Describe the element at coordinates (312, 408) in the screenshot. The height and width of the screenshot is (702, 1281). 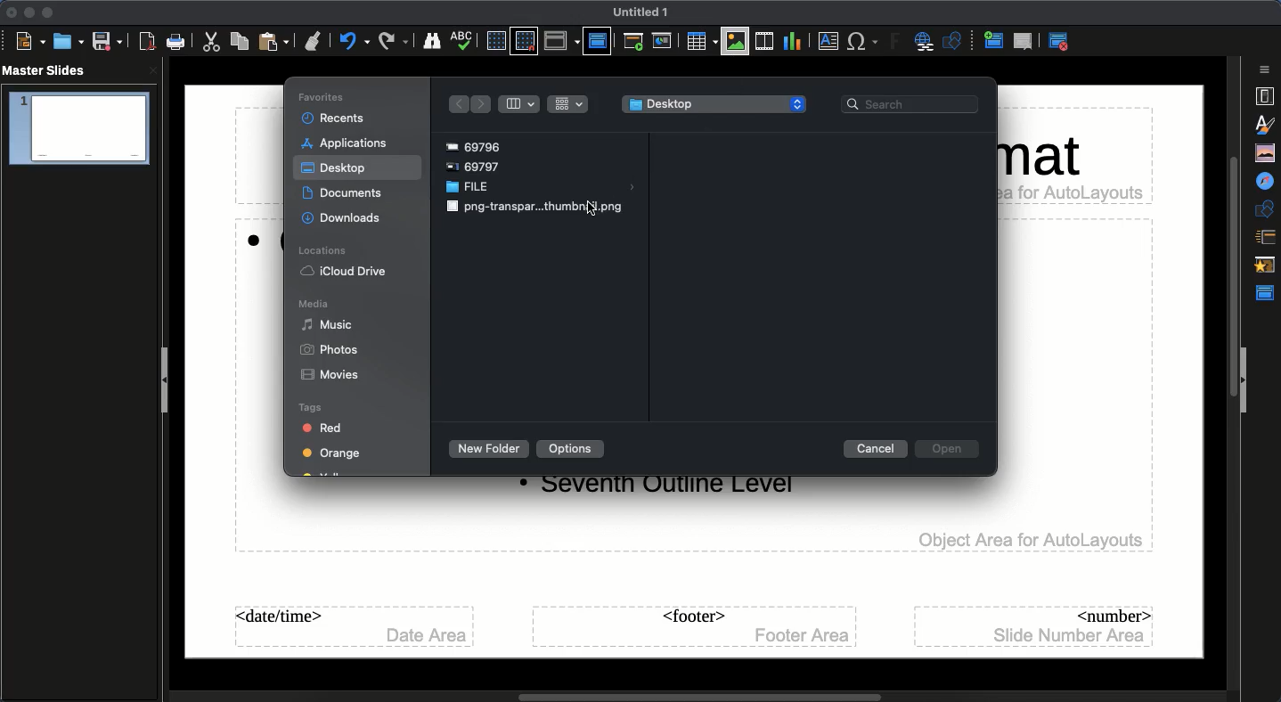
I see `Tags` at that location.